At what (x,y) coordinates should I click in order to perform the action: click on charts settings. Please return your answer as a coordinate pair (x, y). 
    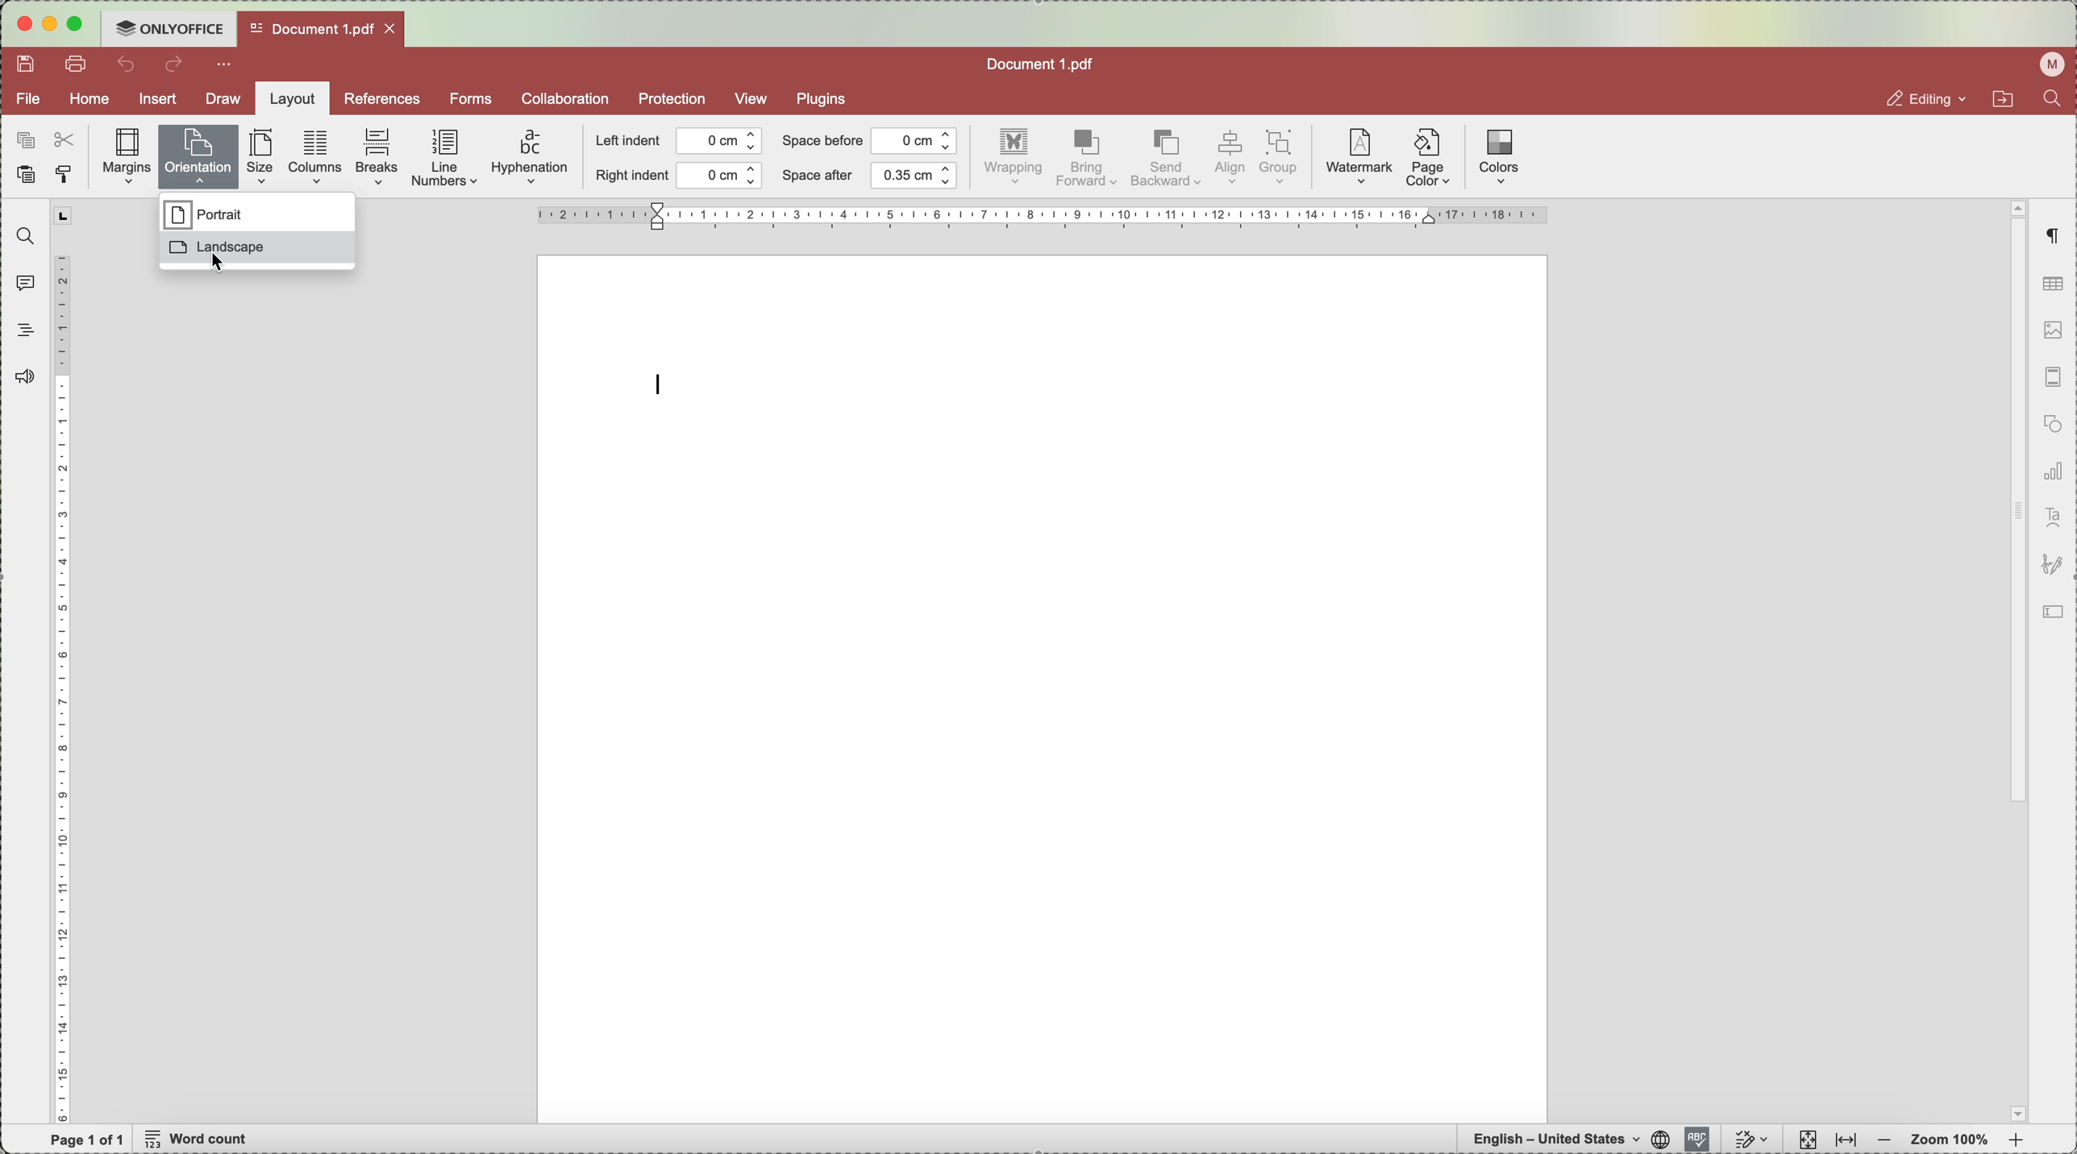
    Looking at the image, I should click on (2052, 473).